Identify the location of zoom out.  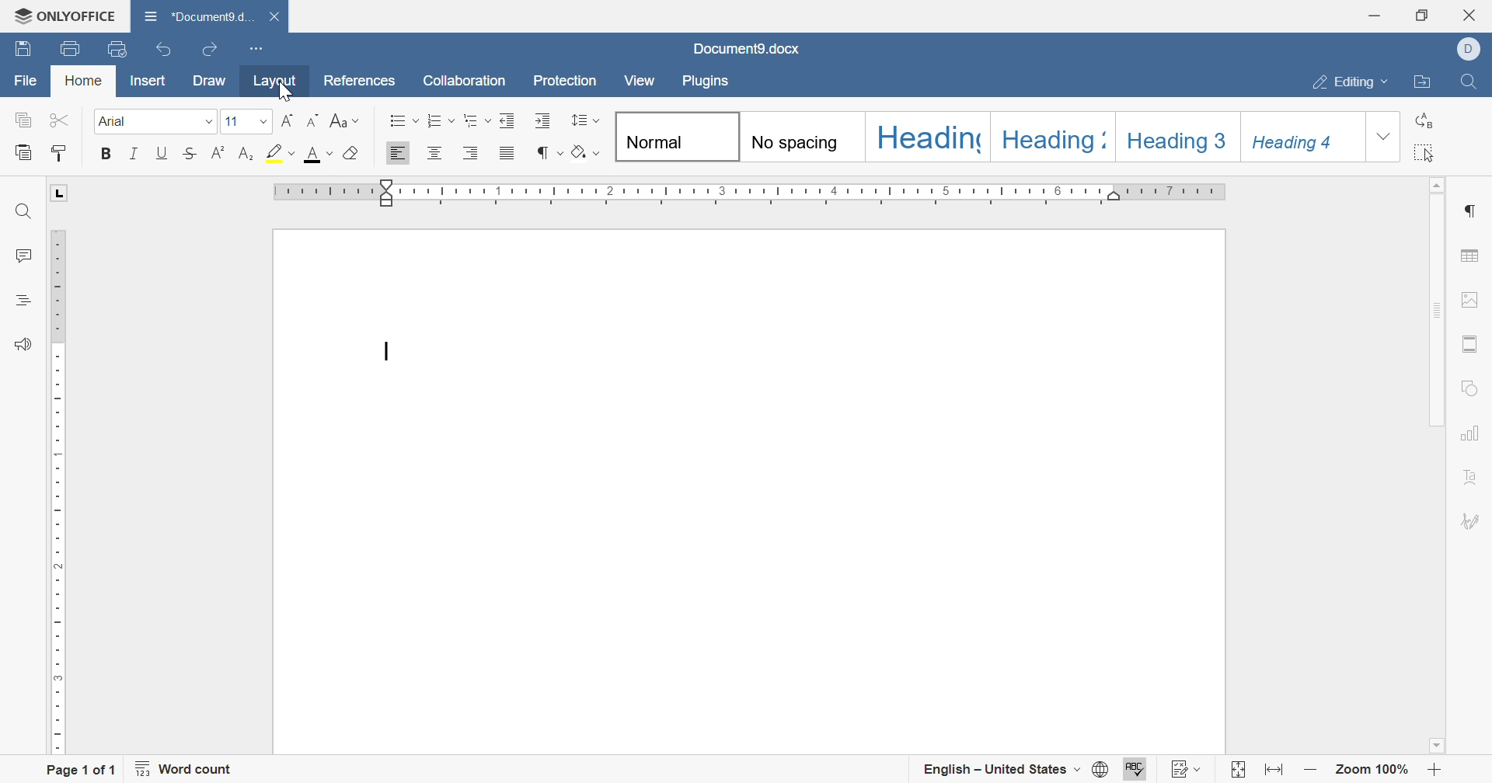
(1311, 771).